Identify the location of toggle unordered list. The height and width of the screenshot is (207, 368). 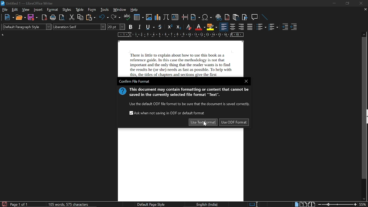
(273, 27).